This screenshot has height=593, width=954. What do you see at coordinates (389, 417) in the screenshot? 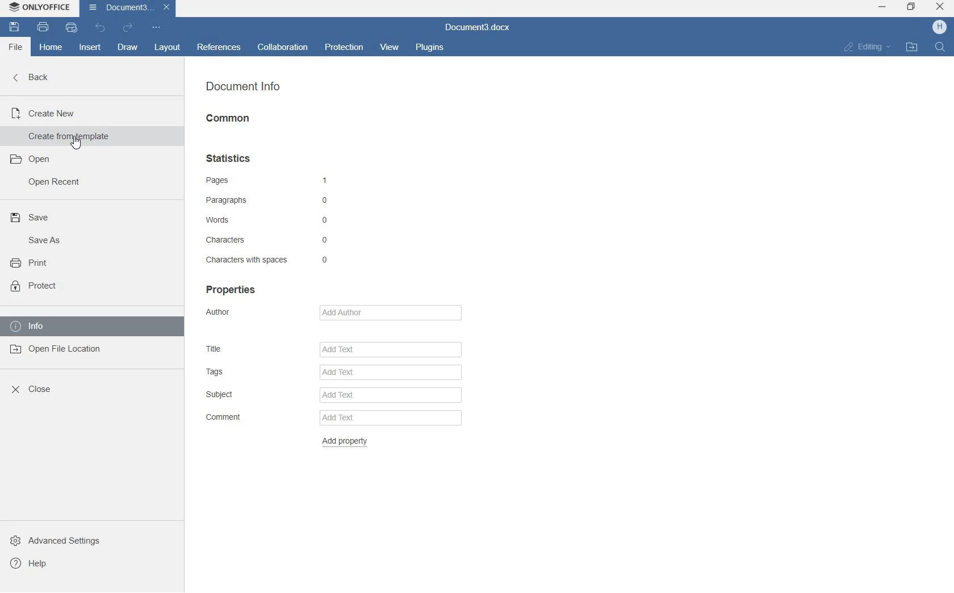
I see `add text` at bounding box center [389, 417].